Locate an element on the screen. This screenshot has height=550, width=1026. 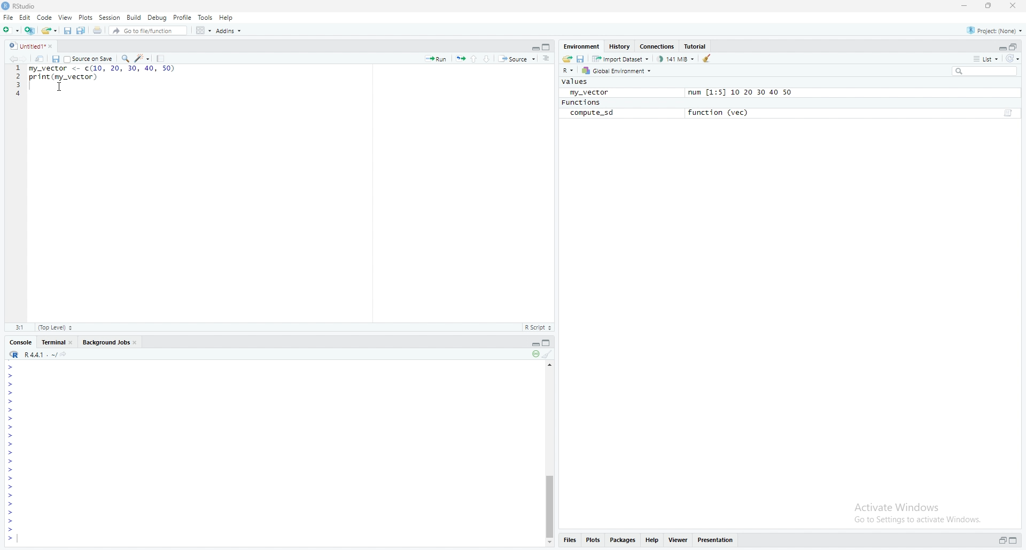
Connections is located at coordinates (657, 46).